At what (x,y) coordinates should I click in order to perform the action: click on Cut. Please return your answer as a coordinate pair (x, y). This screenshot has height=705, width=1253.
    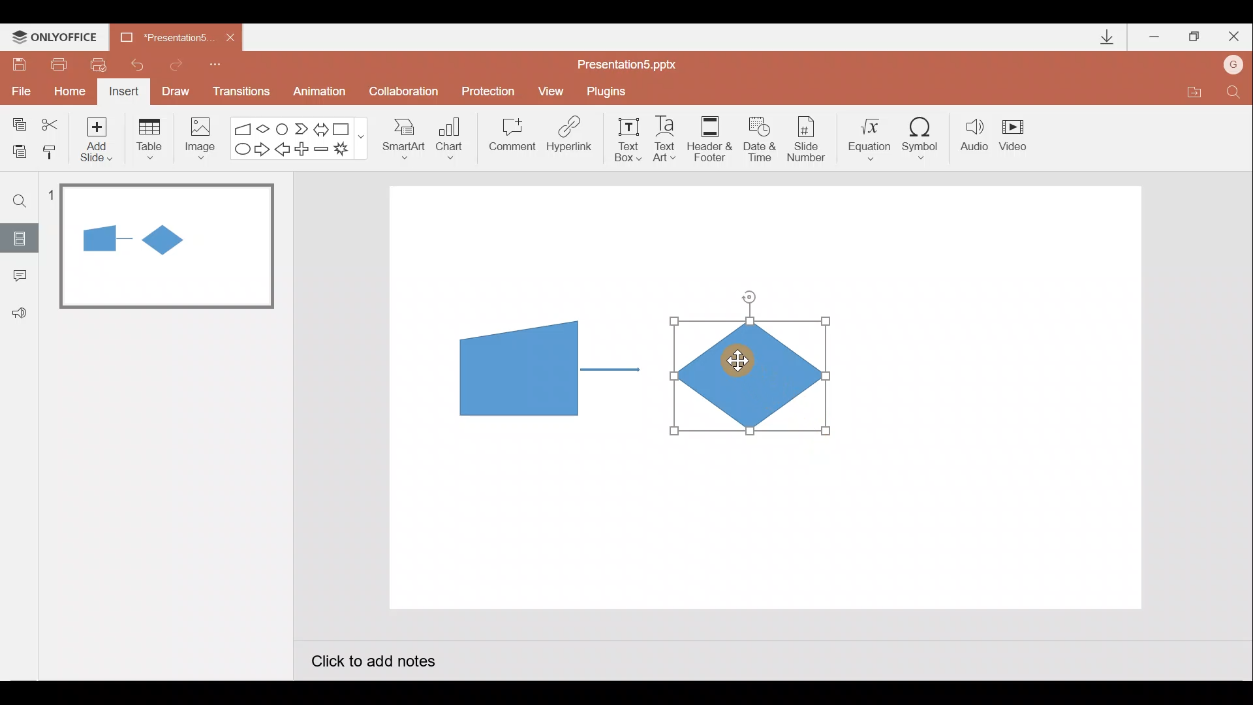
    Looking at the image, I should click on (52, 122).